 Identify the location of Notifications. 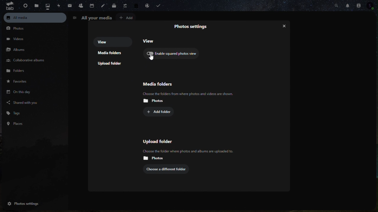
(348, 5).